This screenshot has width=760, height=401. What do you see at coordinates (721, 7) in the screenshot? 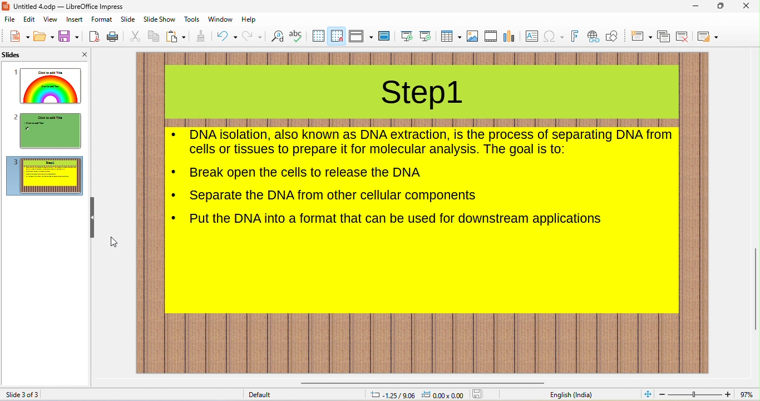
I see `maximize` at bounding box center [721, 7].